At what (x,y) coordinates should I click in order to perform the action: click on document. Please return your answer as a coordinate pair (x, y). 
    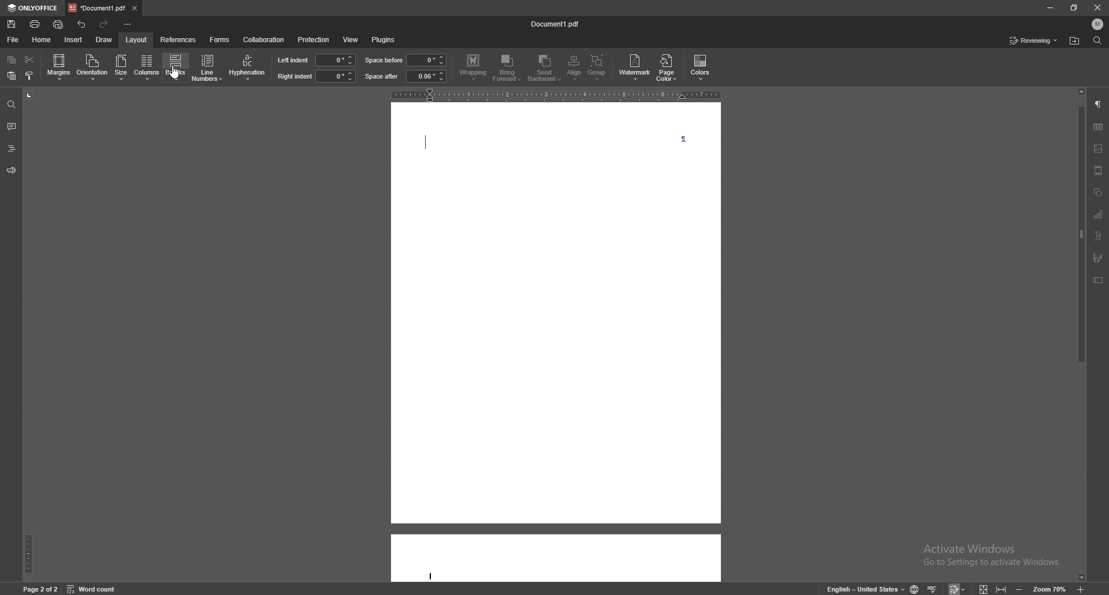
    Looking at the image, I should click on (553, 344).